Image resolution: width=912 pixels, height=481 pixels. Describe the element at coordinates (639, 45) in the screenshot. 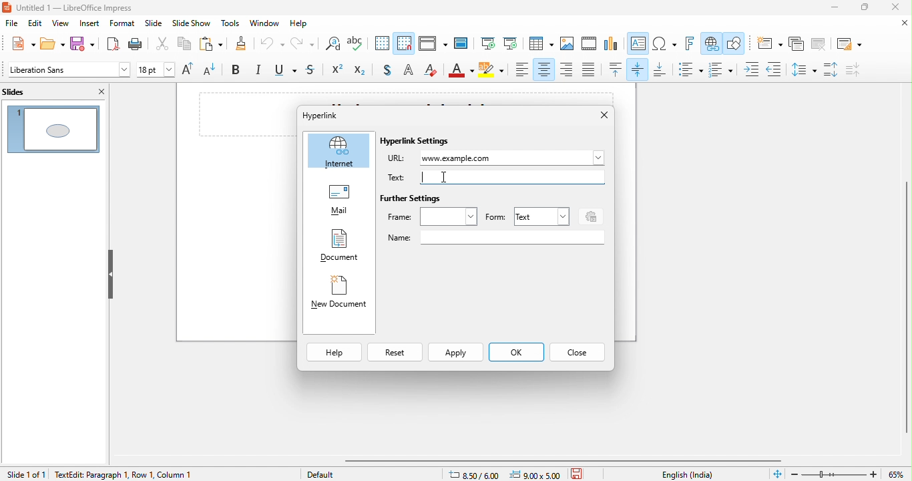

I see `text box` at that location.